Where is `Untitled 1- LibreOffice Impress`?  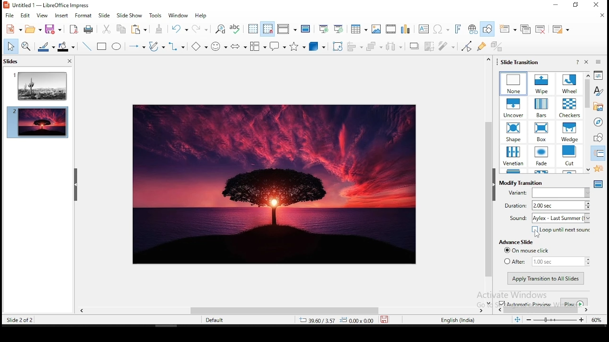
Untitled 1- LibreOffice Impress is located at coordinates (47, 5).